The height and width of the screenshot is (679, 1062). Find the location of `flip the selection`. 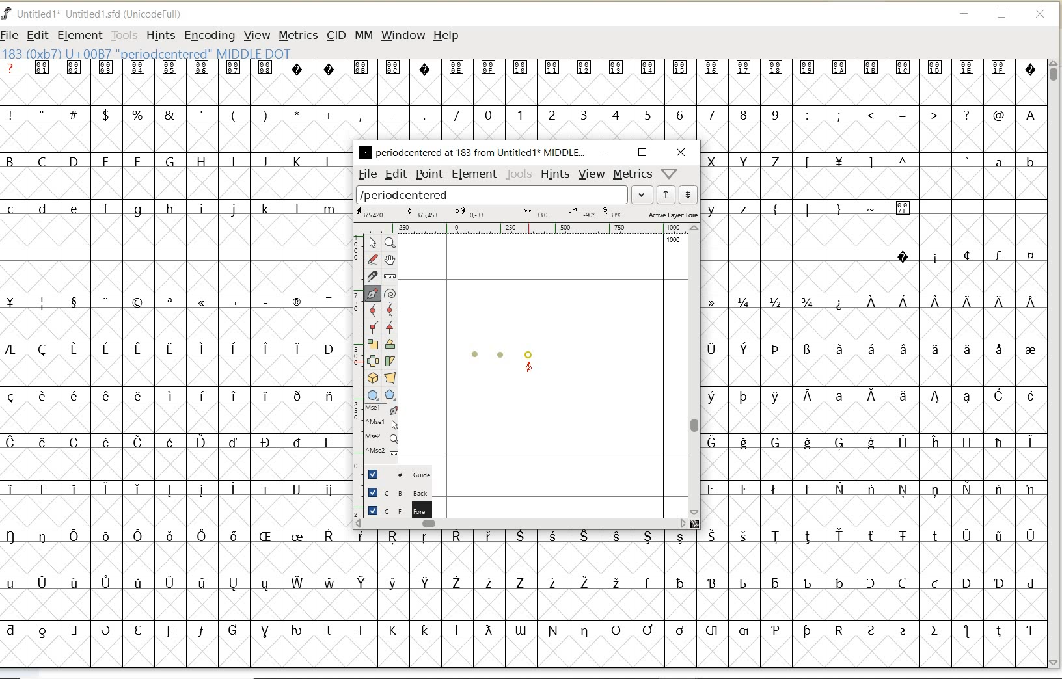

flip the selection is located at coordinates (374, 361).